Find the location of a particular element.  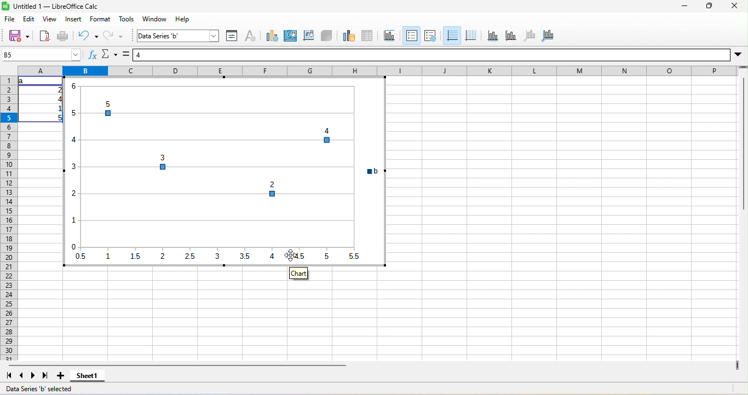

data table is located at coordinates (367, 37).